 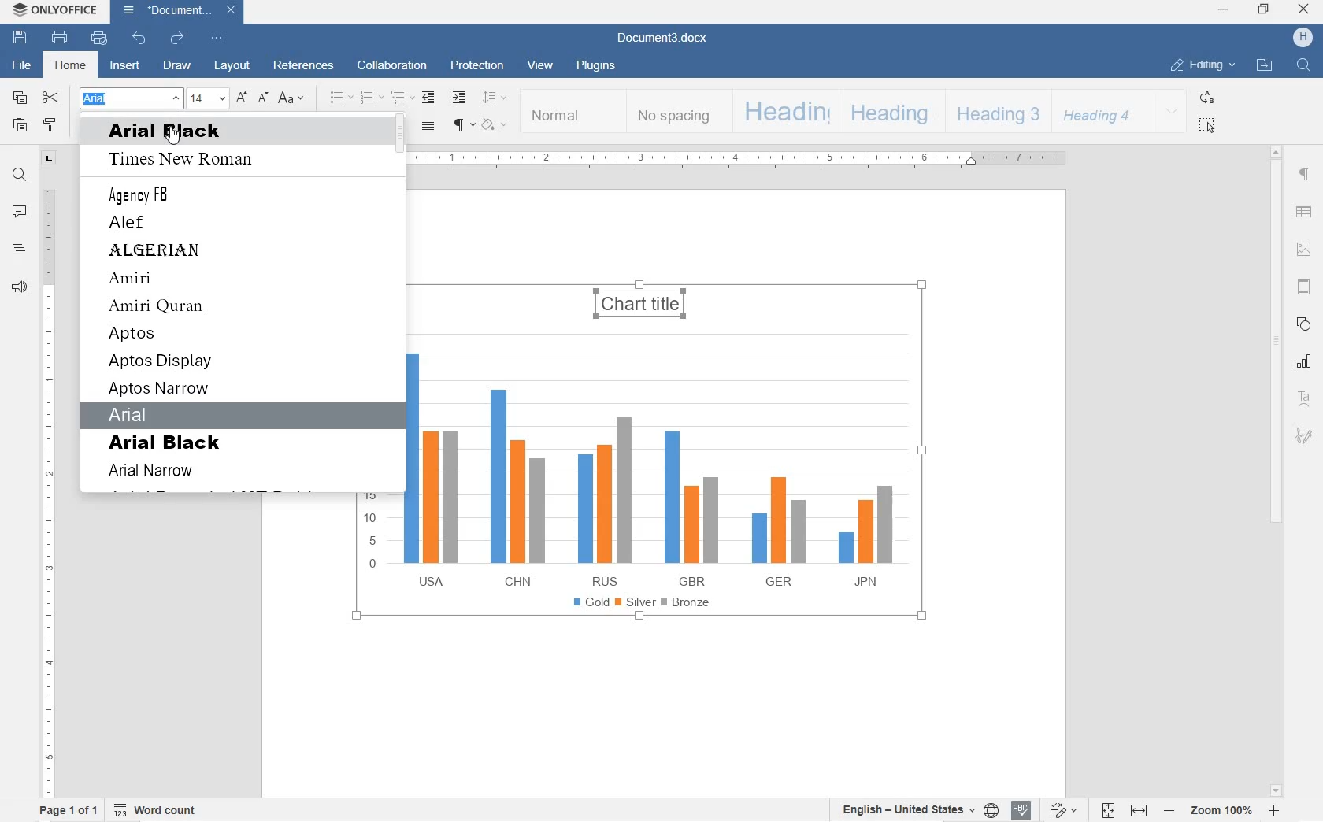 I want to click on HEADER & FOOTERS, so click(x=1303, y=287).